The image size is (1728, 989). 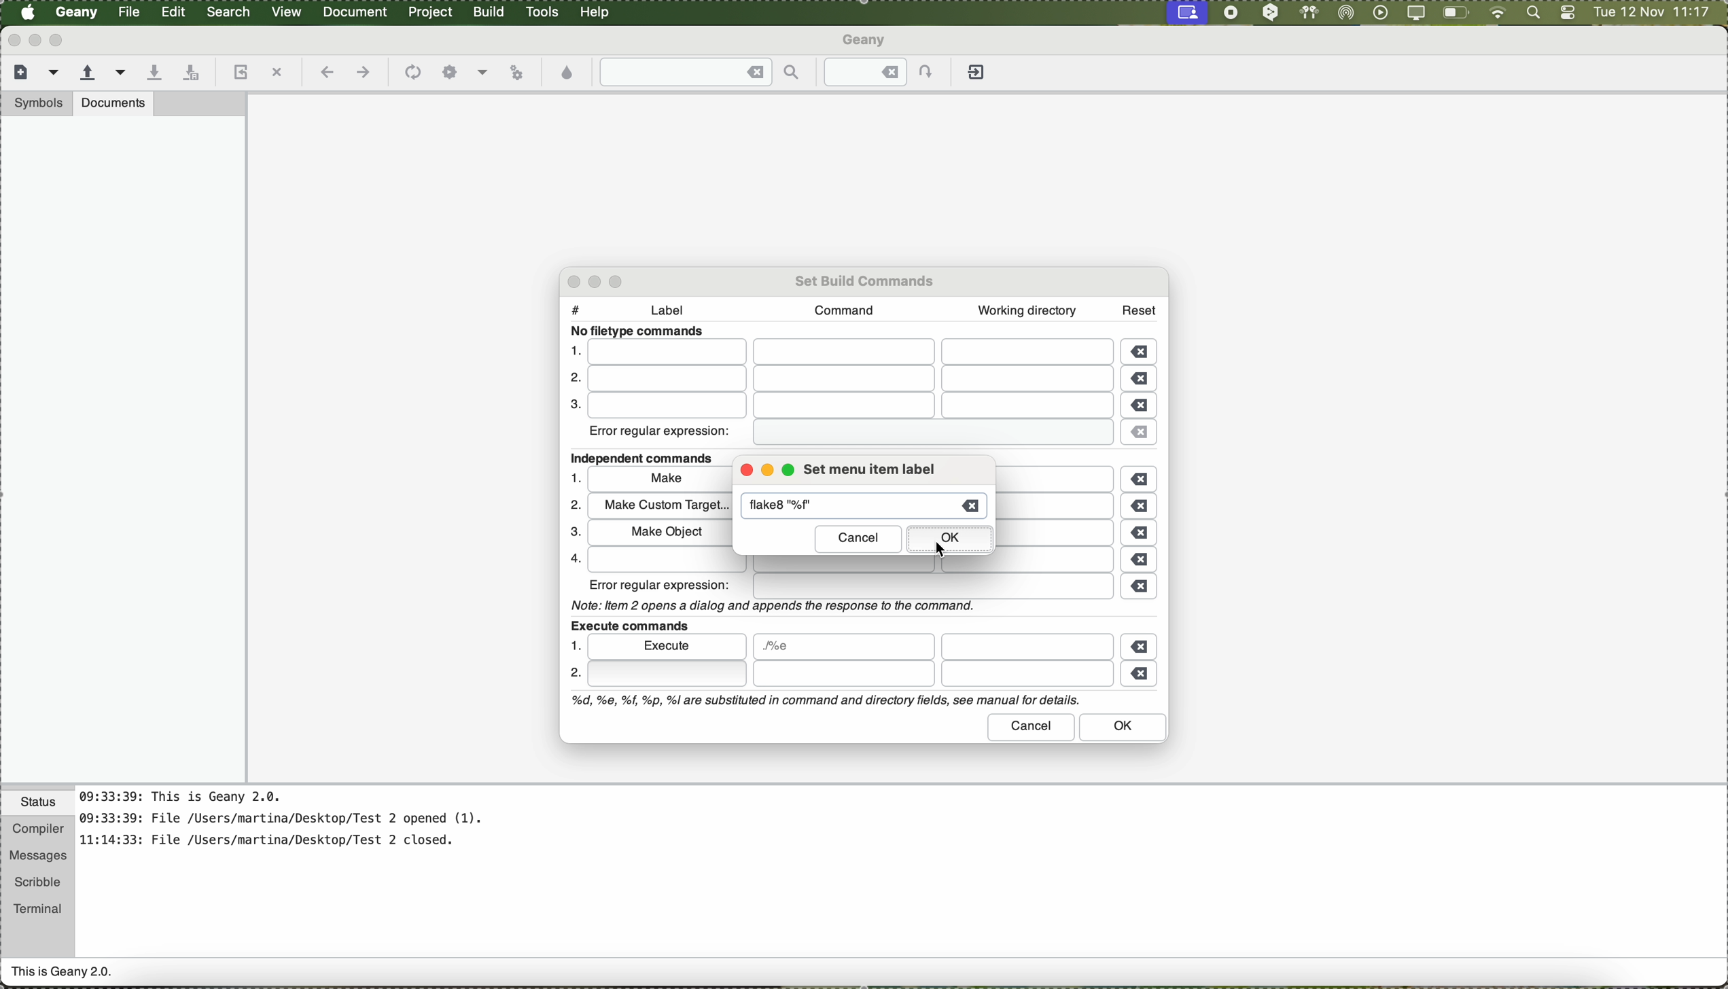 What do you see at coordinates (851, 353) in the screenshot?
I see `file` at bounding box center [851, 353].